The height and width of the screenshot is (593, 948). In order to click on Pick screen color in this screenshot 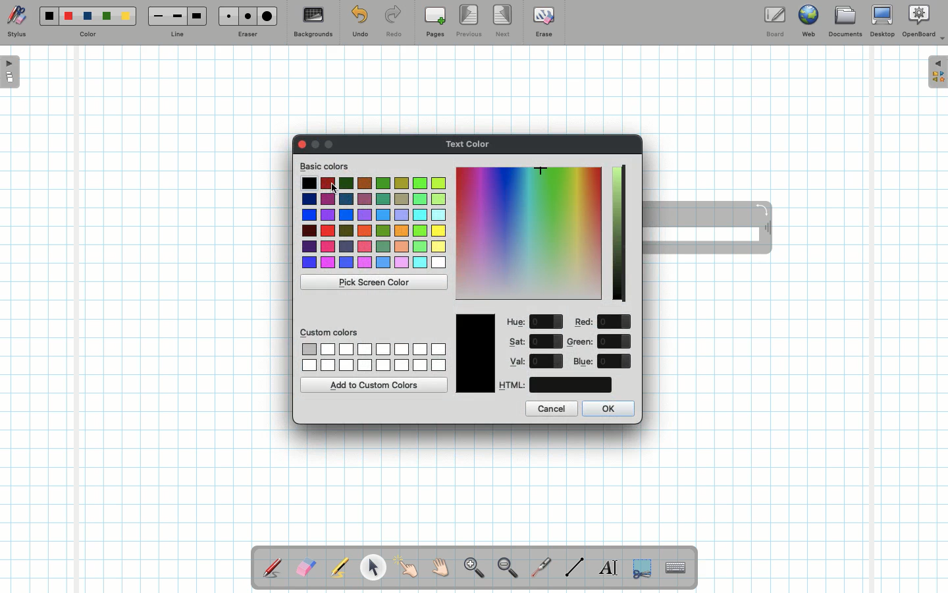, I will do `click(375, 283)`.